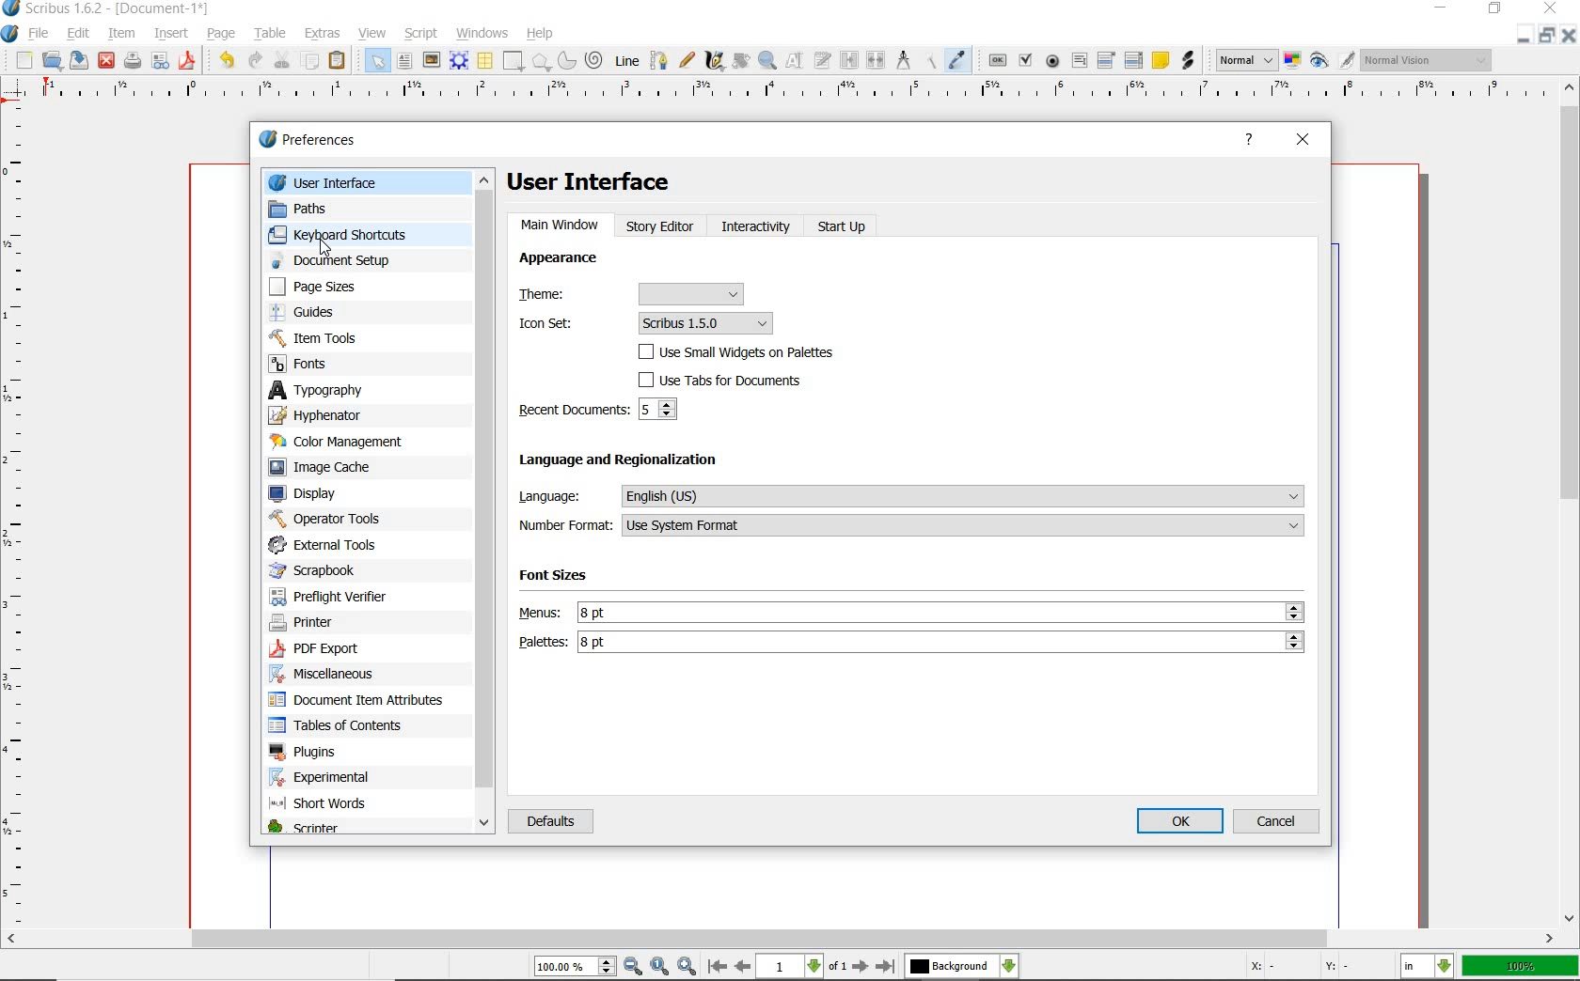 The image size is (1580, 981). Describe the element at coordinates (1188, 59) in the screenshot. I see `link annotation` at that location.